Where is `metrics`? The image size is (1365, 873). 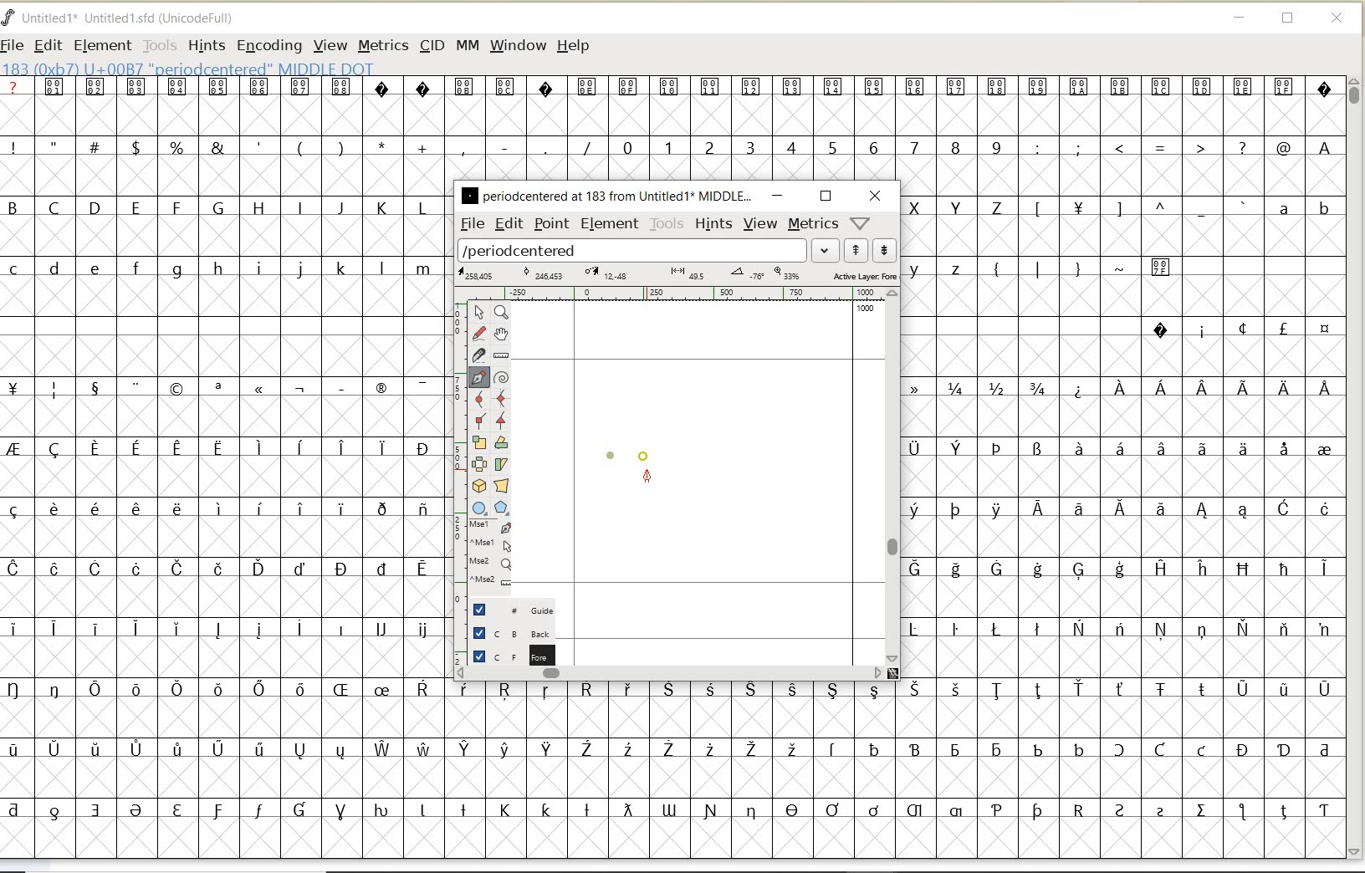
metrics is located at coordinates (814, 224).